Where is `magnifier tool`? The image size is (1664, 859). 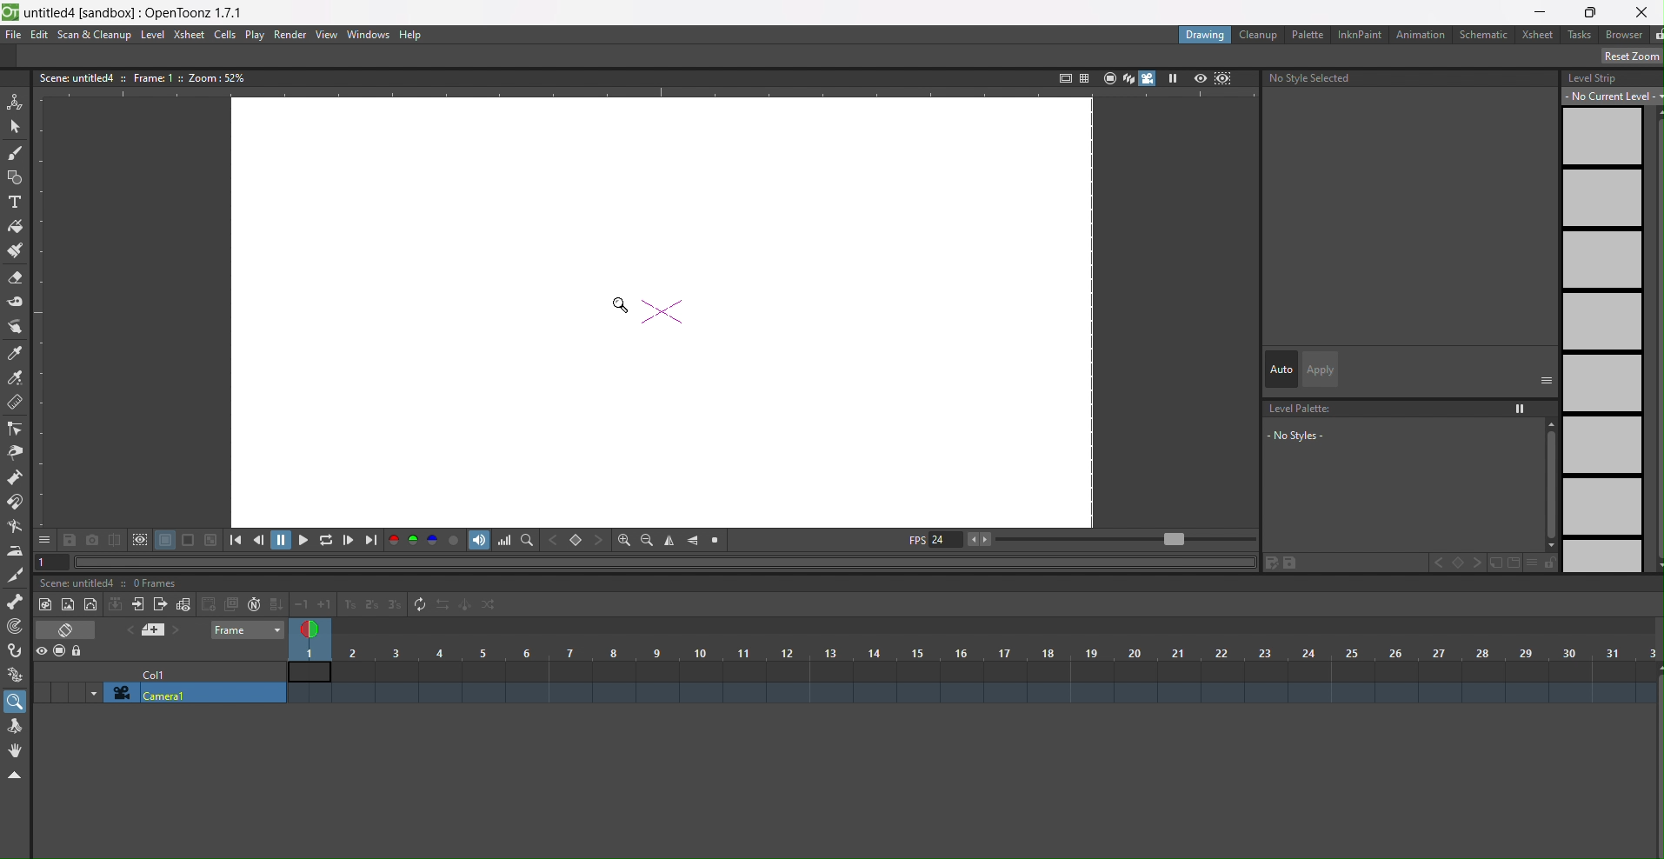
magnifier tool is located at coordinates (17, 701).